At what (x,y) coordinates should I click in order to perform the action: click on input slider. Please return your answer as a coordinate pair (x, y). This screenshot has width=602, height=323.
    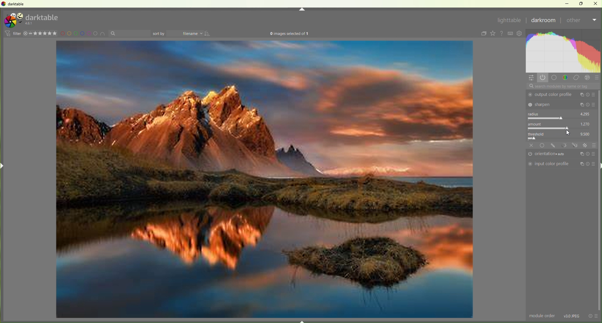
    Looking at the image, I should click on (560, 118).